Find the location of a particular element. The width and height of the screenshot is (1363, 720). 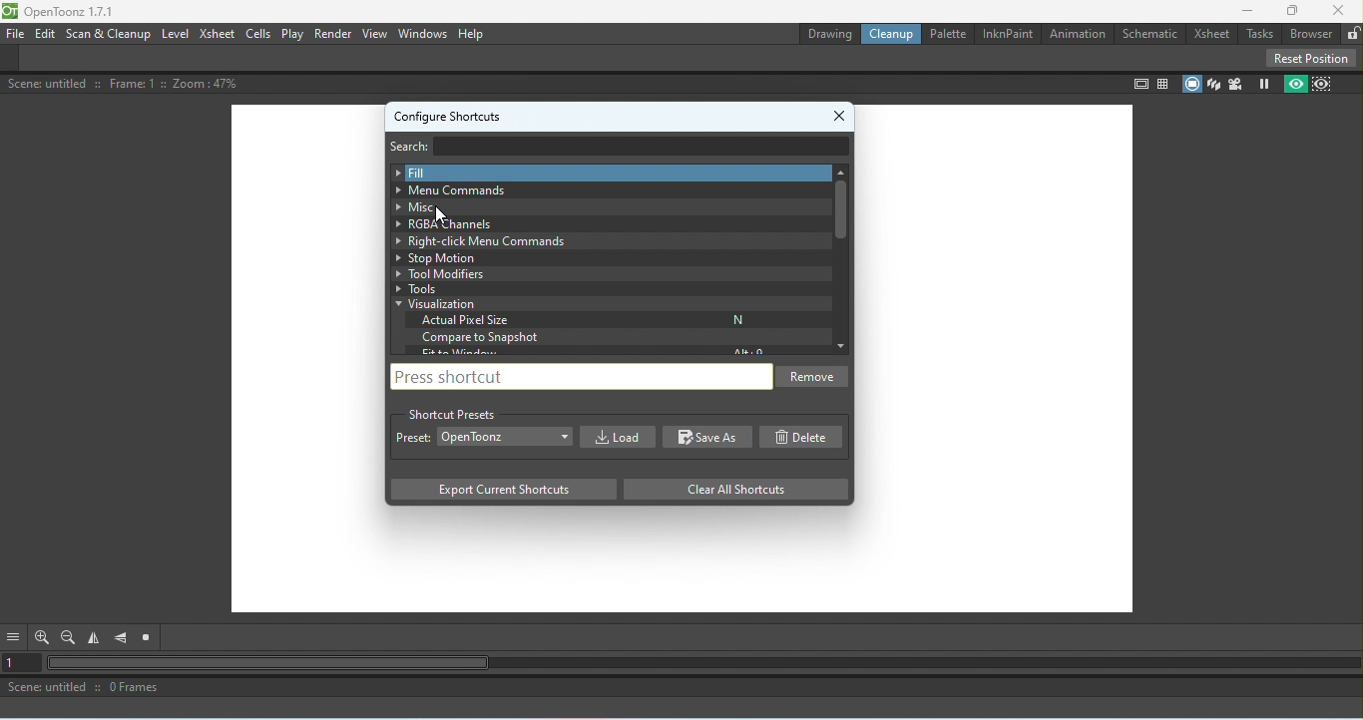

3D view is located at coordinates (1214, 84).